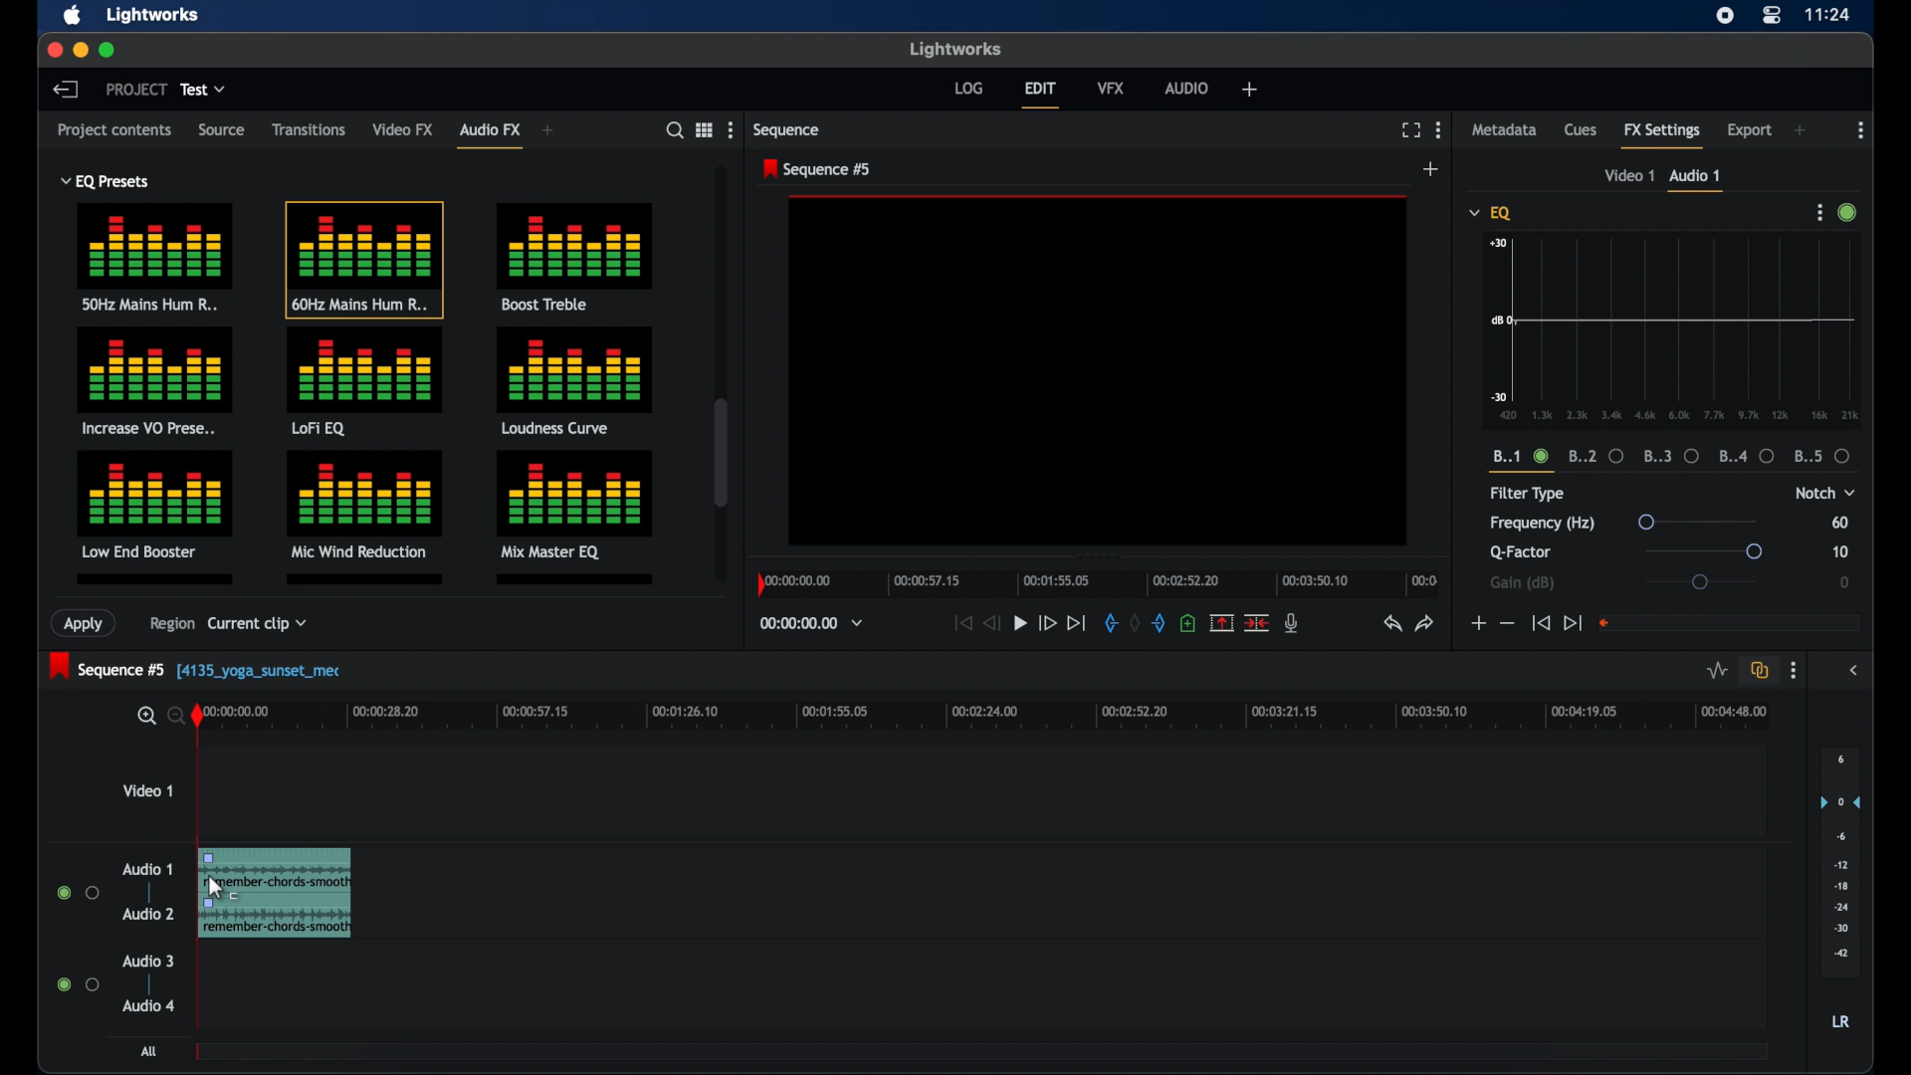 The height and width of the screenshot is (1075, 1911). Describe the element at coordinates (147, 962) in the screenshot. I see `audio 3` at that location.